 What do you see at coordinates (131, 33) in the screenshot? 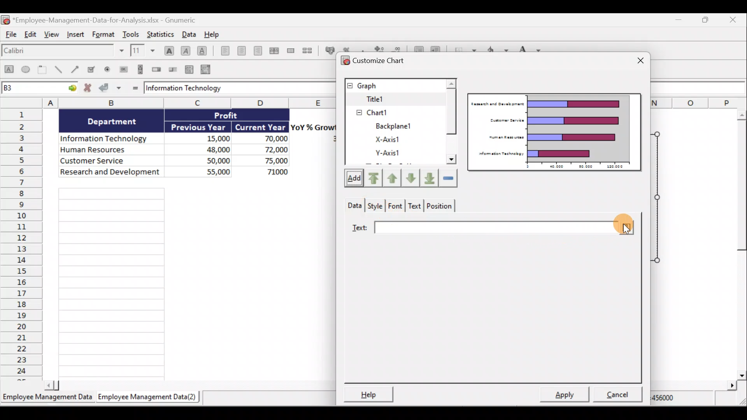
I see `Tools` at bounding box center [131, 33].